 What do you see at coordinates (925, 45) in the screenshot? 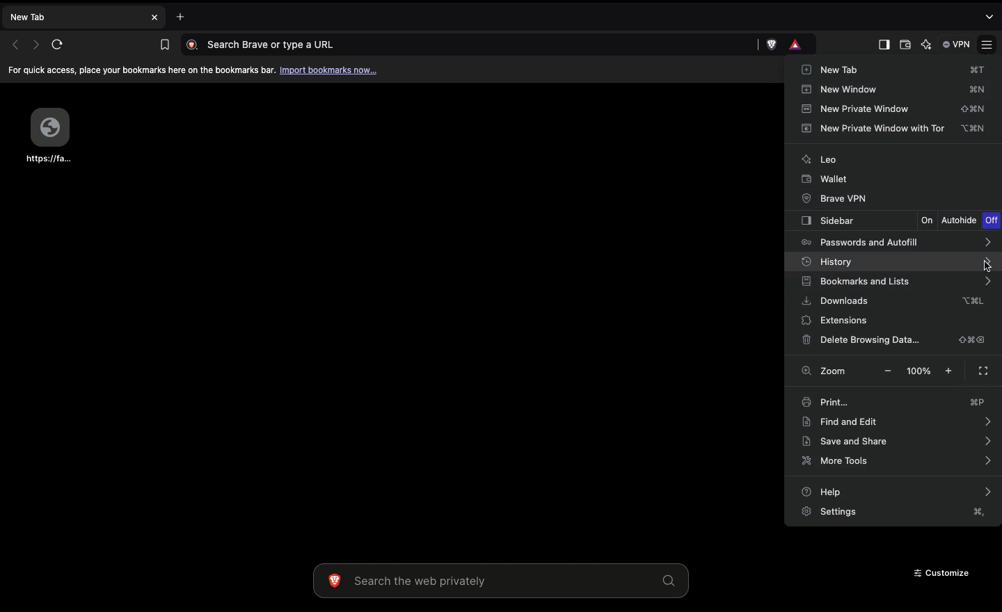
I see `AI` at bounding box center [925, 45].